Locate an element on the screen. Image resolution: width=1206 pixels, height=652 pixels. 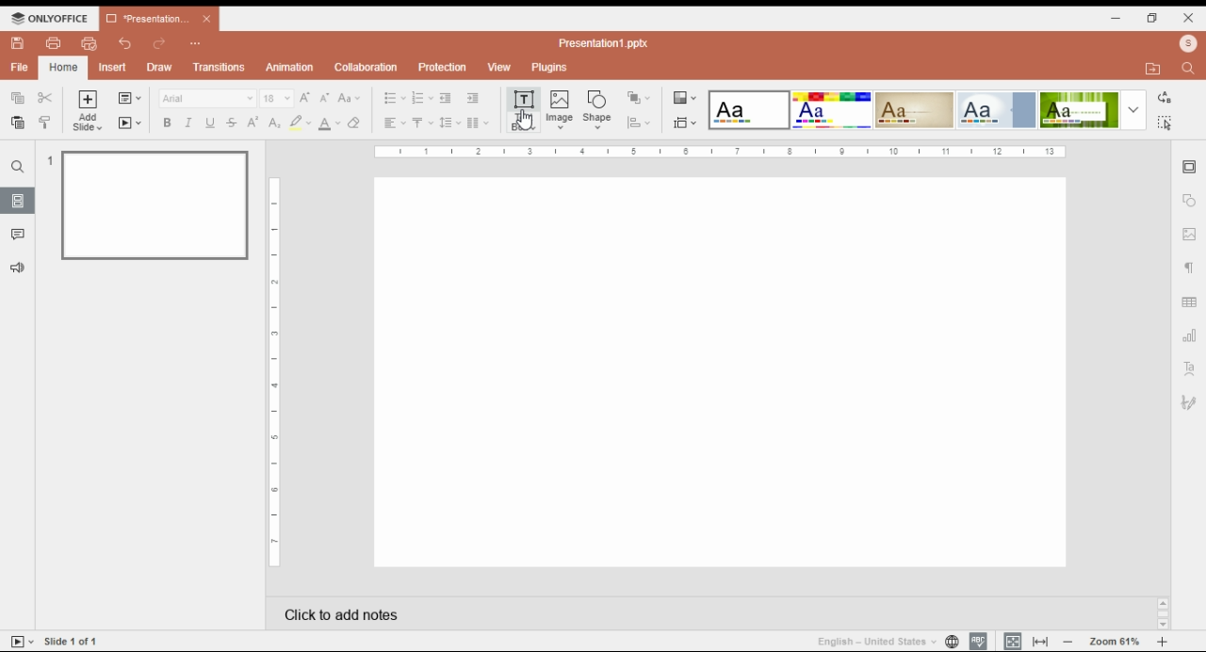
decrease indent is located at coordinates (446, 98).